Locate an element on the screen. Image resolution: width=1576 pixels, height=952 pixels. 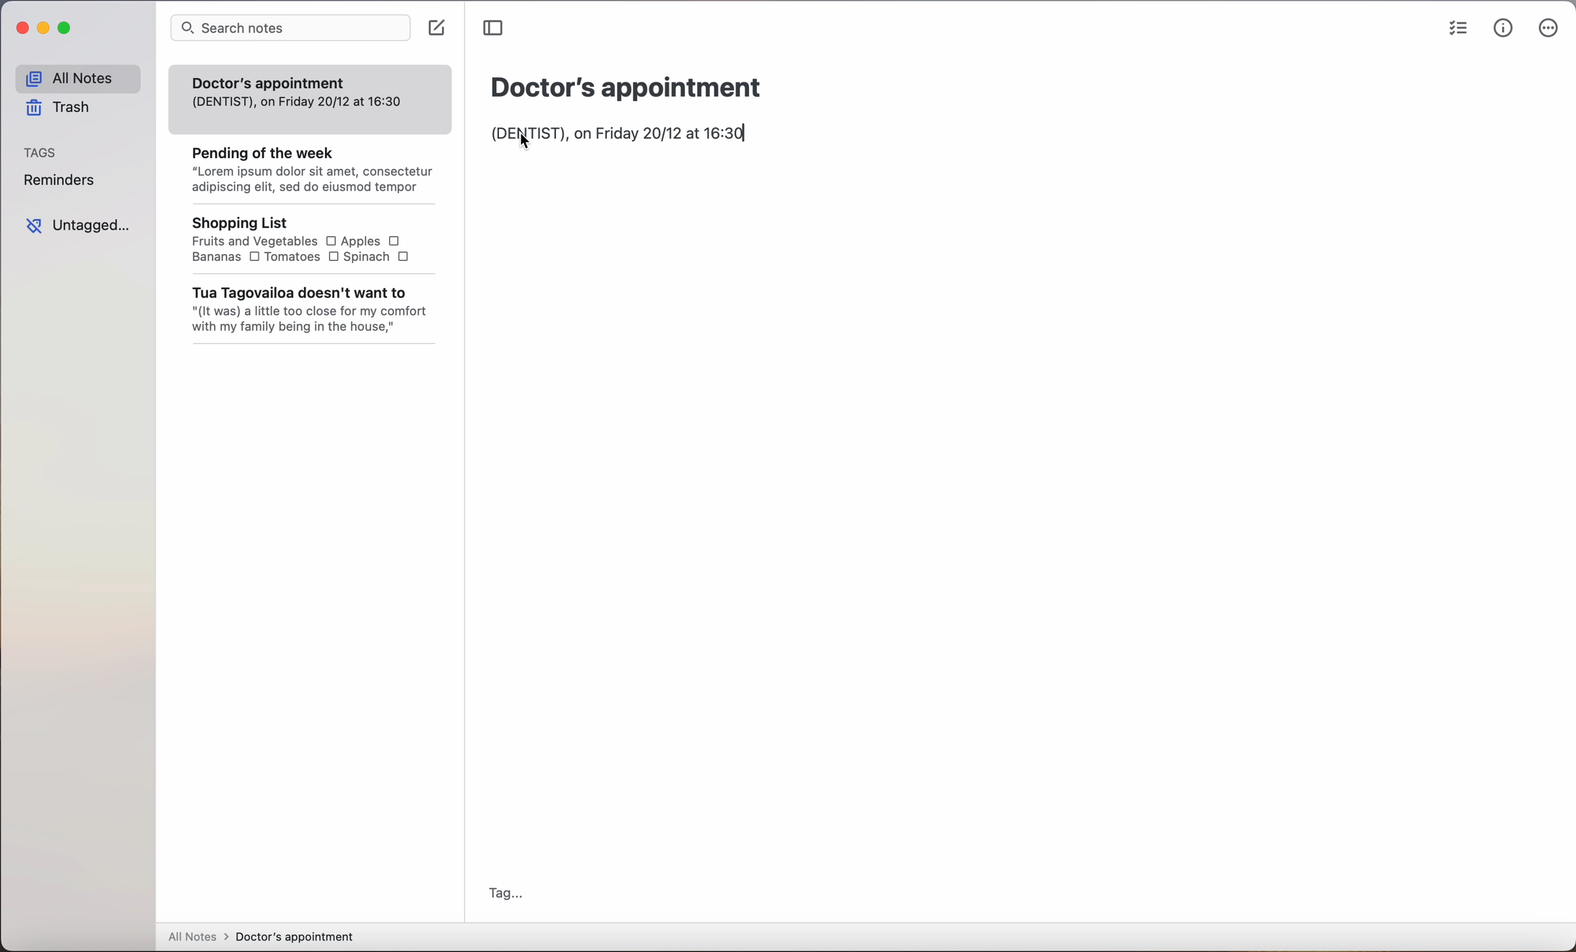
checklist is located at coordinates (1460, 26).